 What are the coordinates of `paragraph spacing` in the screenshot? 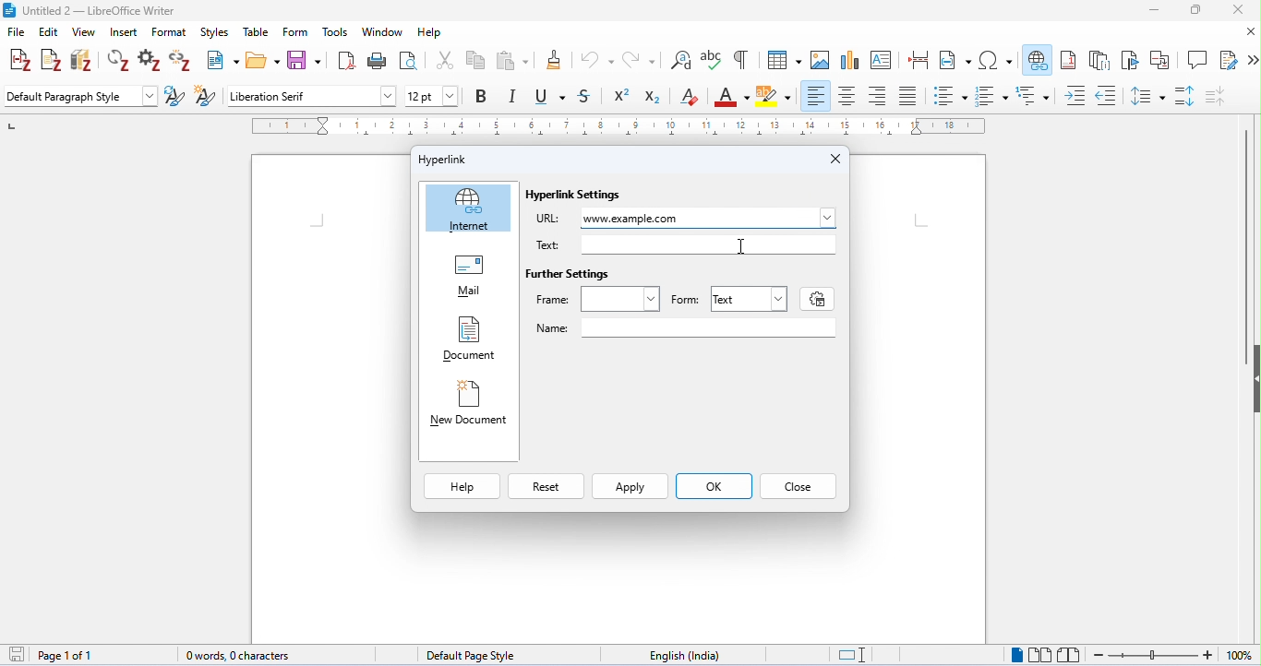 It's located at (1186, 96).